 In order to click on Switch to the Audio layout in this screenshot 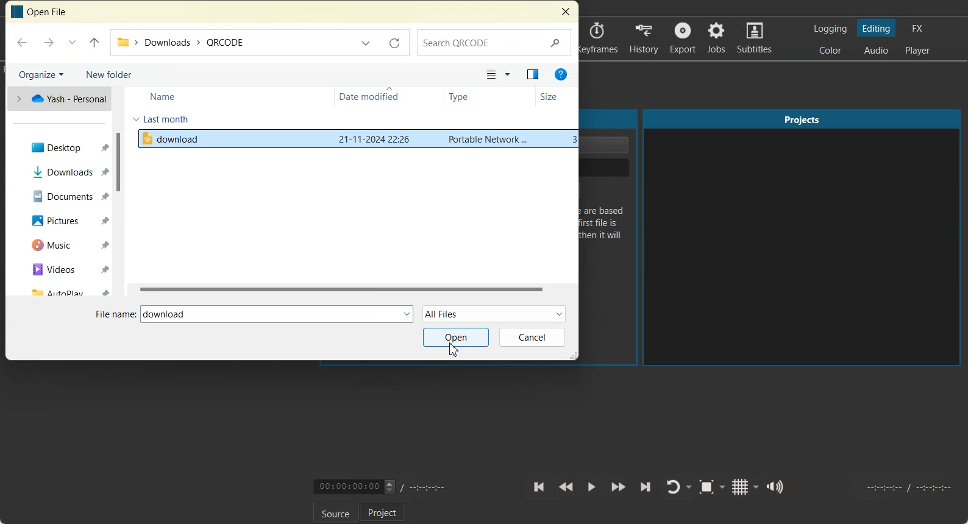, I will do `click(876, 50)`.